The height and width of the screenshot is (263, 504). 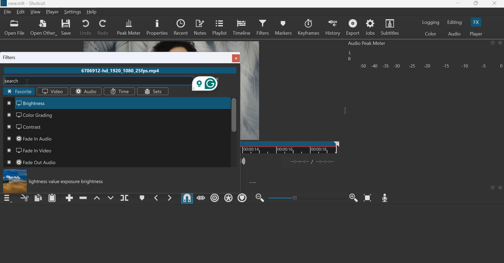 What do you see at coordinates (157, 27) in the screenshot?
I see `properties` at bounding box center [157, 27].